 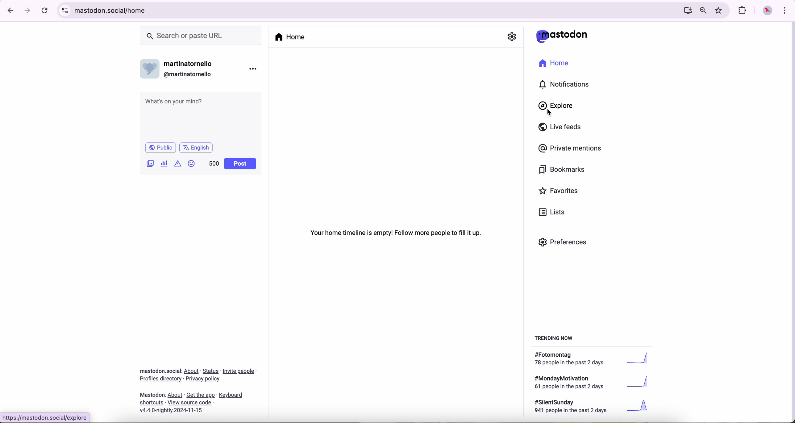 What do you see at coordinates (240, 164) in the screenshot?
I see `post button` at bounding box center [240, 164].